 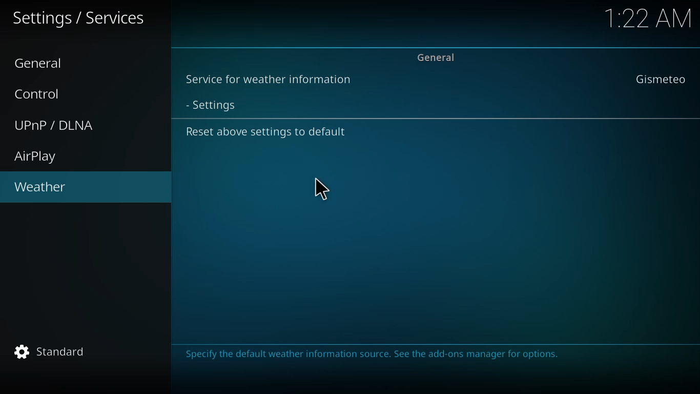 I want to click on time, so click(x=650, y=17).